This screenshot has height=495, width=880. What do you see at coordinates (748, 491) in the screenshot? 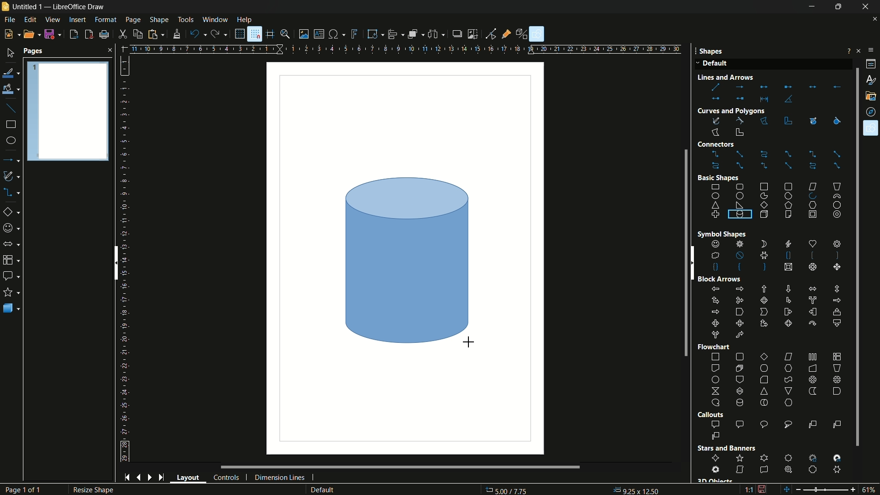
I see `scaling factor` at bounding box center [748, 491].